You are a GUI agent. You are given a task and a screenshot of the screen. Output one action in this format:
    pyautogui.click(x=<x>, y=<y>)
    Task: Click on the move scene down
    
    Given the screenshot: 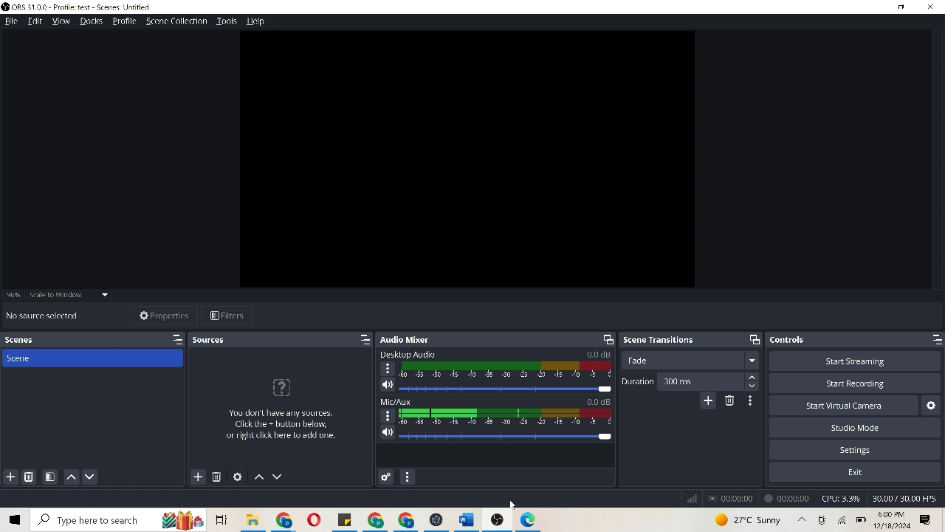 What is the action you would take?
    pyautogui.click(x=94, y=476)
    